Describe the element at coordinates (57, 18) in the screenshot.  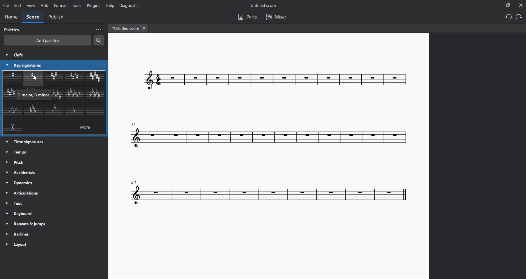
I see `publish` at that location.